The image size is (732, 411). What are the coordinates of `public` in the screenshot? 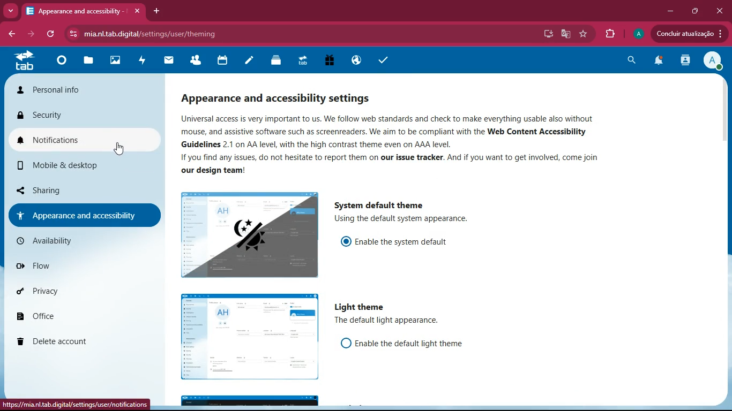 It's located at (356, 59).